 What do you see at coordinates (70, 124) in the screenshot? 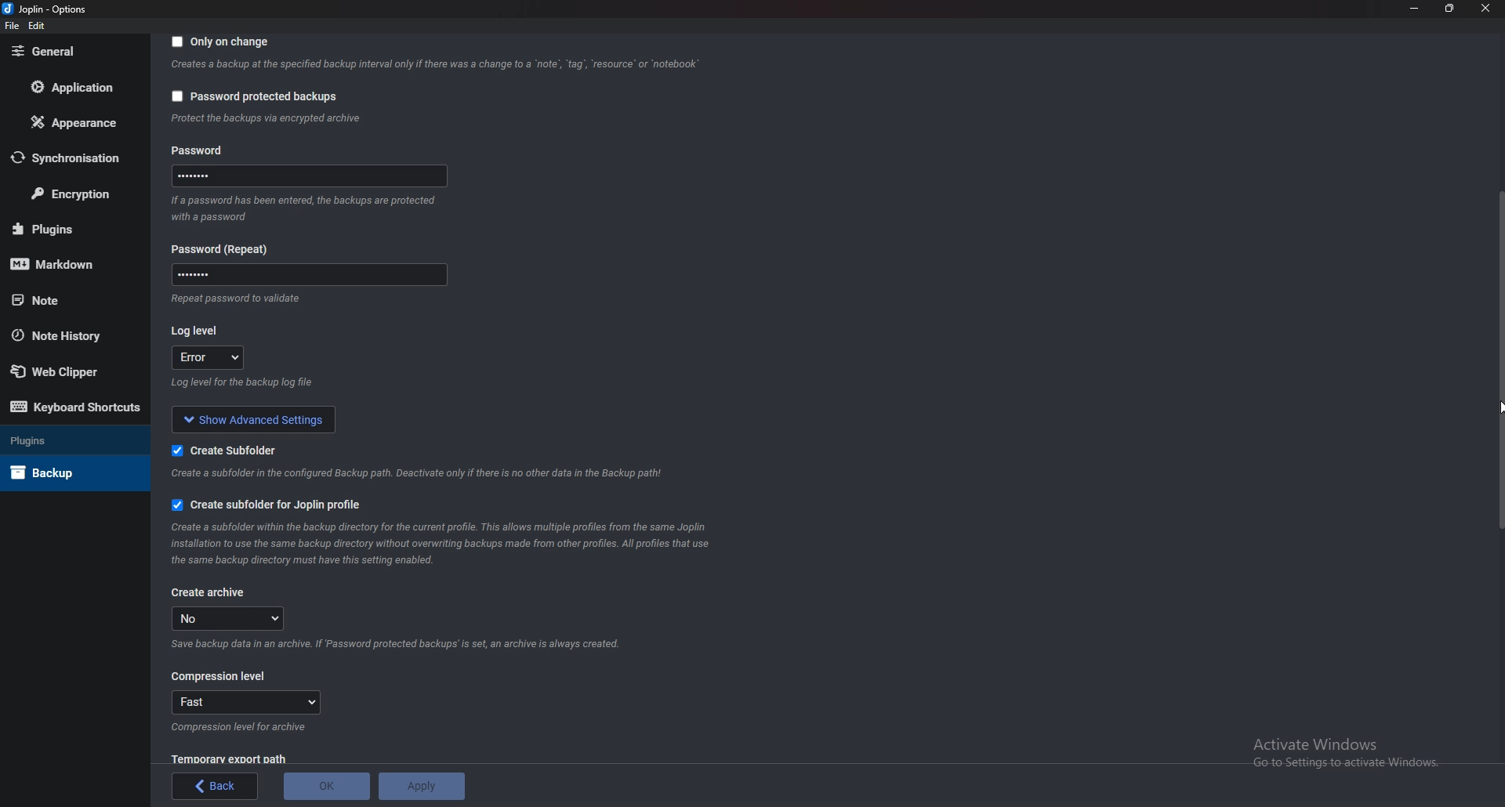
I see `Appearance` at bounding box center [70, 124].